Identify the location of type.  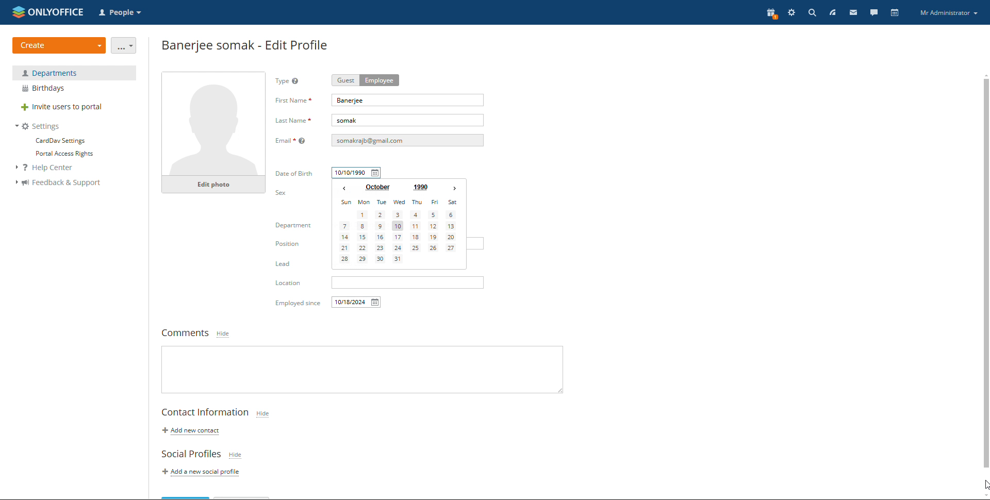
(290, 82).